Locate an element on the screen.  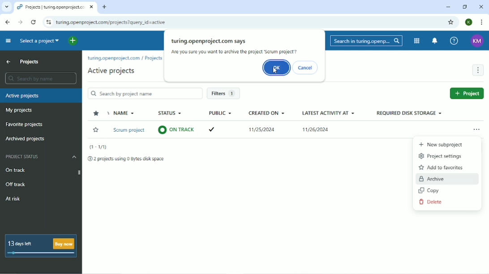
Modules is located at coordinates (417, 41).